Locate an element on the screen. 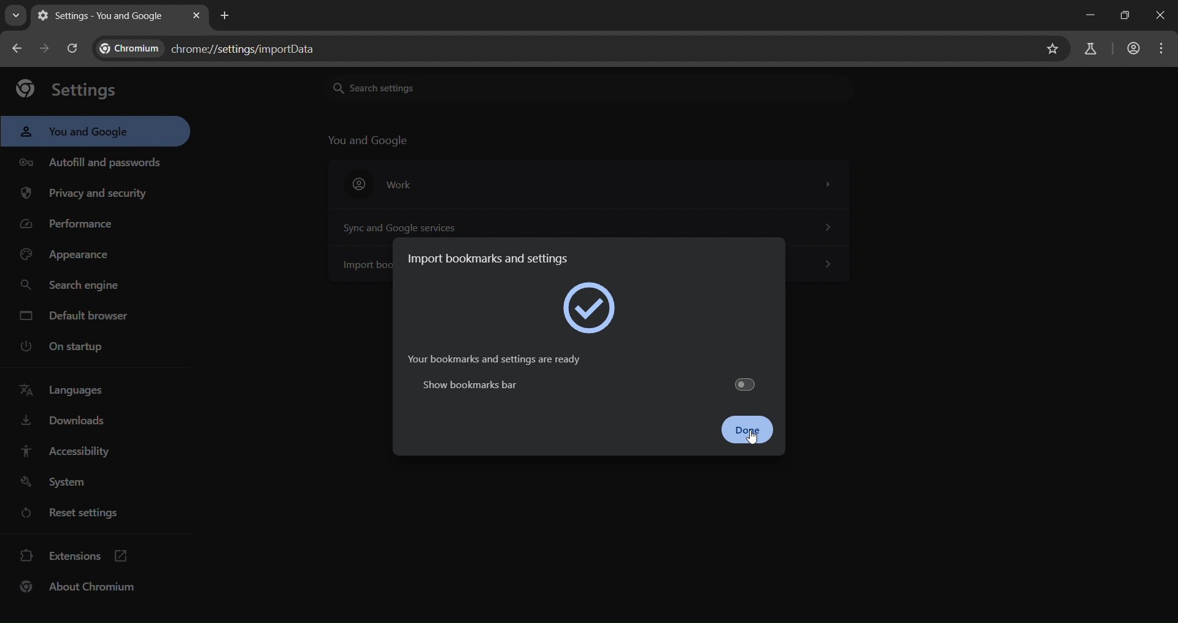 Image resolution: width=1178 pixels, height=623 pixels. reload page is located at coordinates (74, 47).